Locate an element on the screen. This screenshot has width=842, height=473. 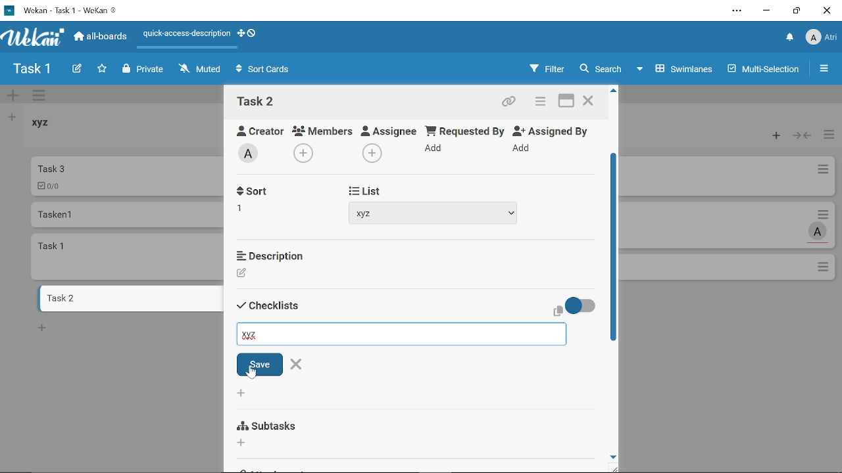
Board name is located at coordinates (32, 69).